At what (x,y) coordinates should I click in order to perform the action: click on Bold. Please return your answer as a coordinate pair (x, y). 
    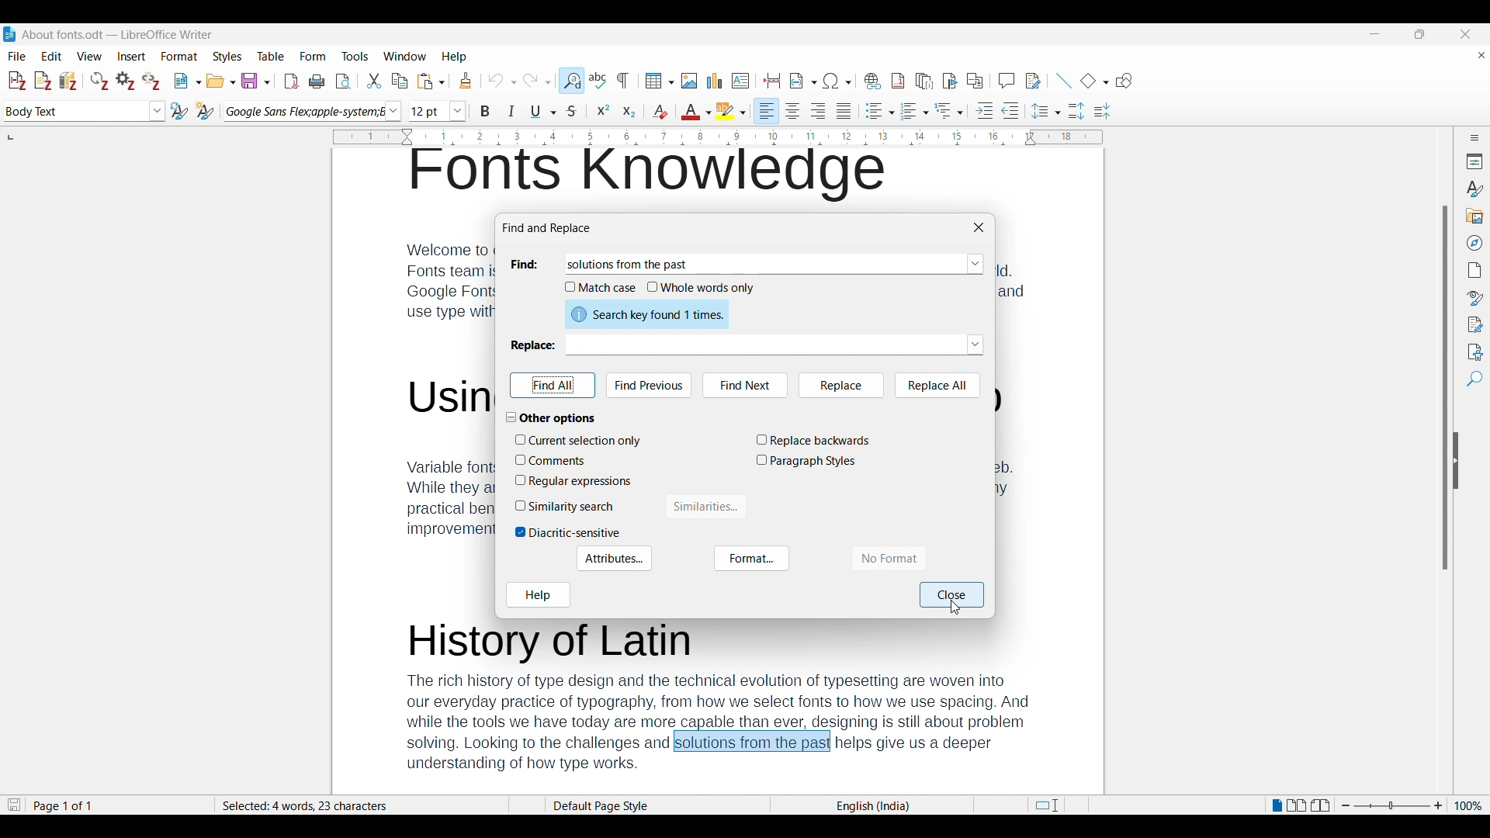
    Looking at the image, I should click on (486, 111).